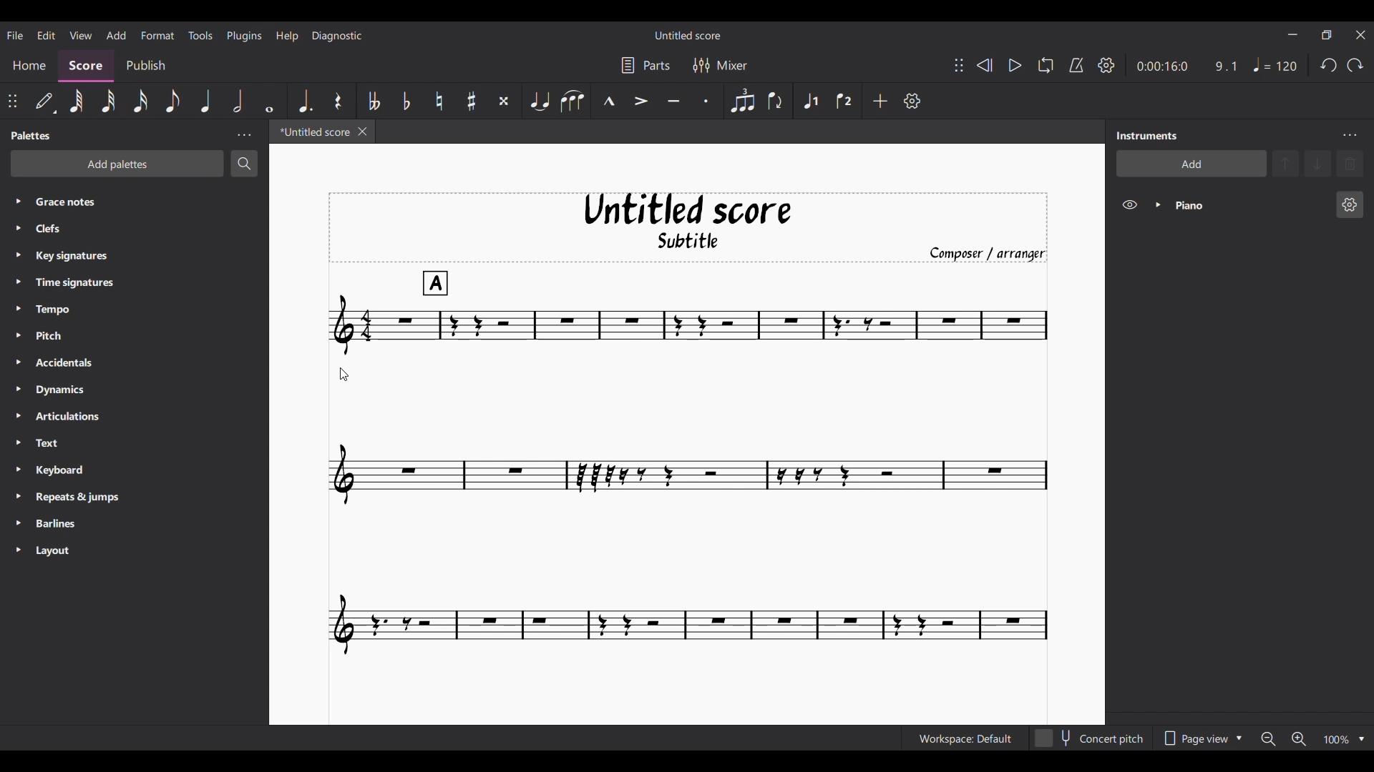 The width and height of the screenshot is (1374, 772). I want to click on Tools menu, so click(200, 36).